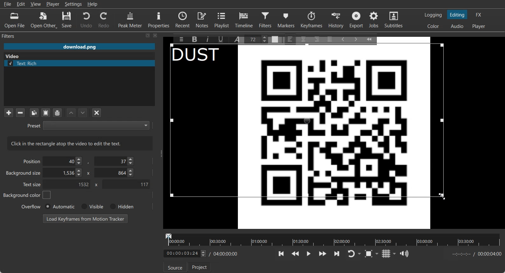 Image resolution: width=505 pixels, height=273 pixels. What do you see at coordinates (175, 267) in the screenshot?
I see `Source` at bounding box center [175, 267].